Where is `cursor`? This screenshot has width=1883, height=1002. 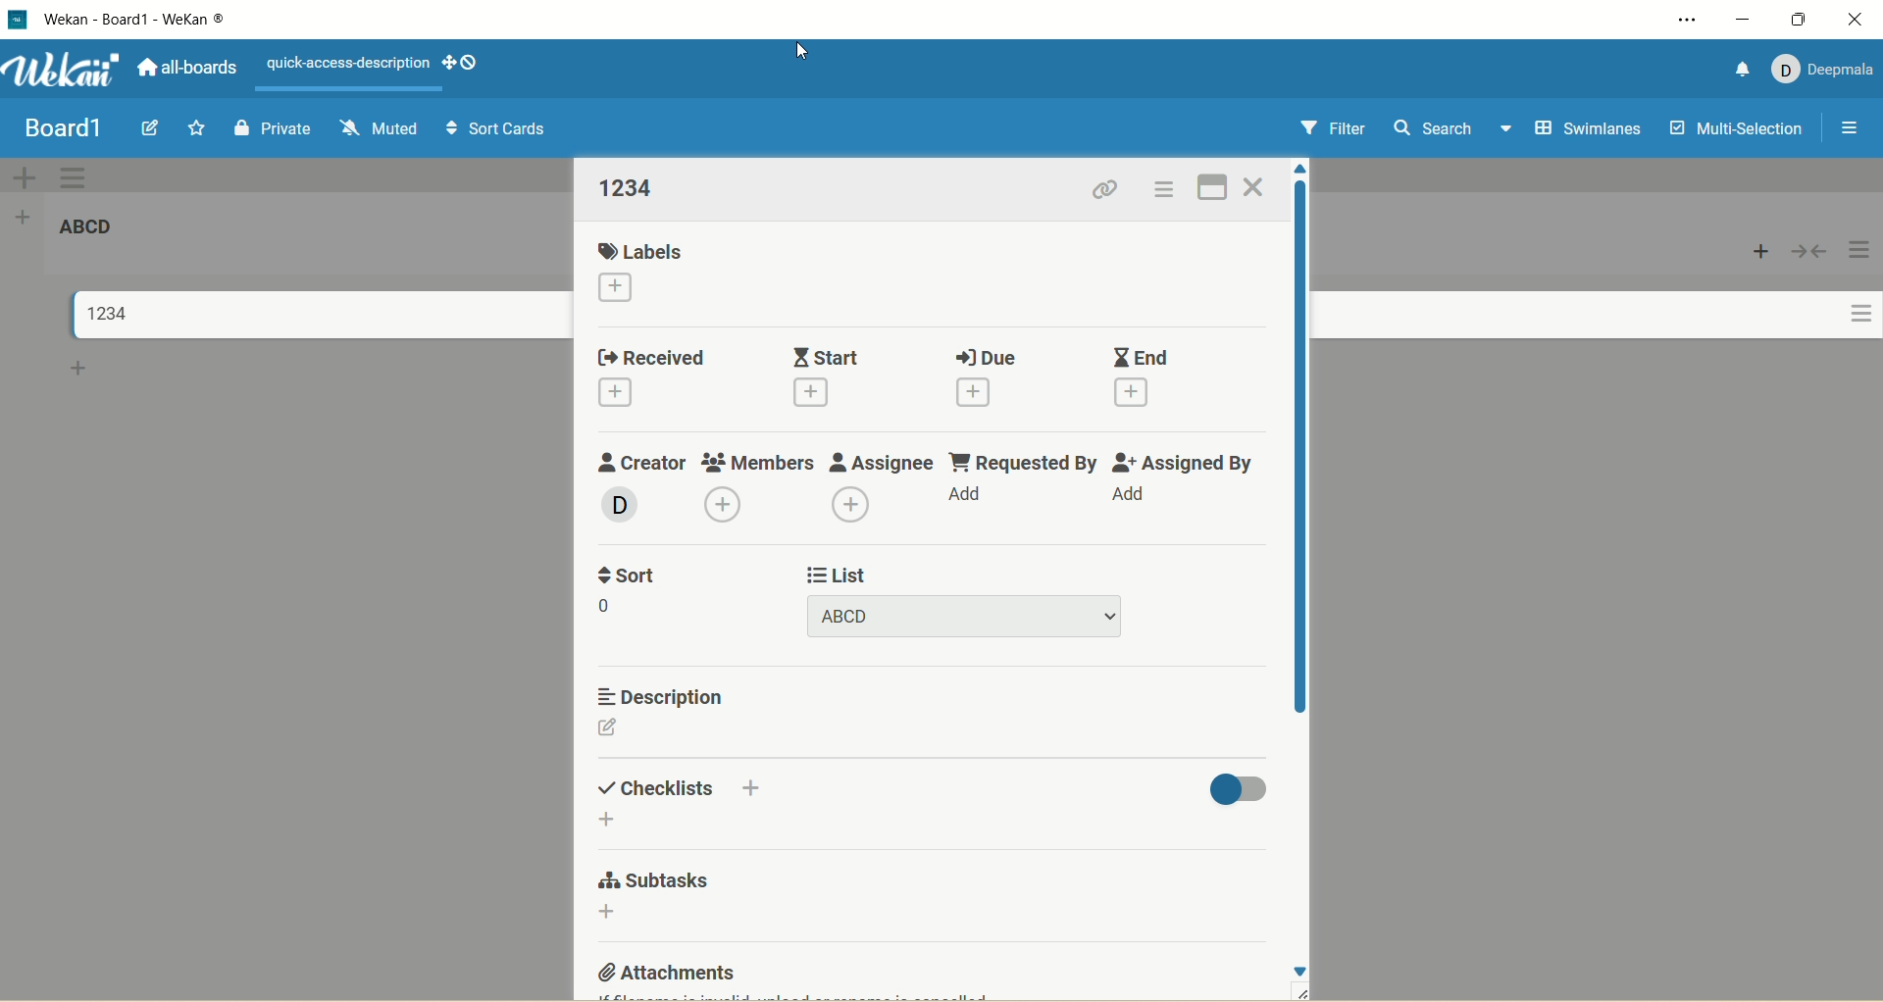 cursor is located at coordinates (803, 48).